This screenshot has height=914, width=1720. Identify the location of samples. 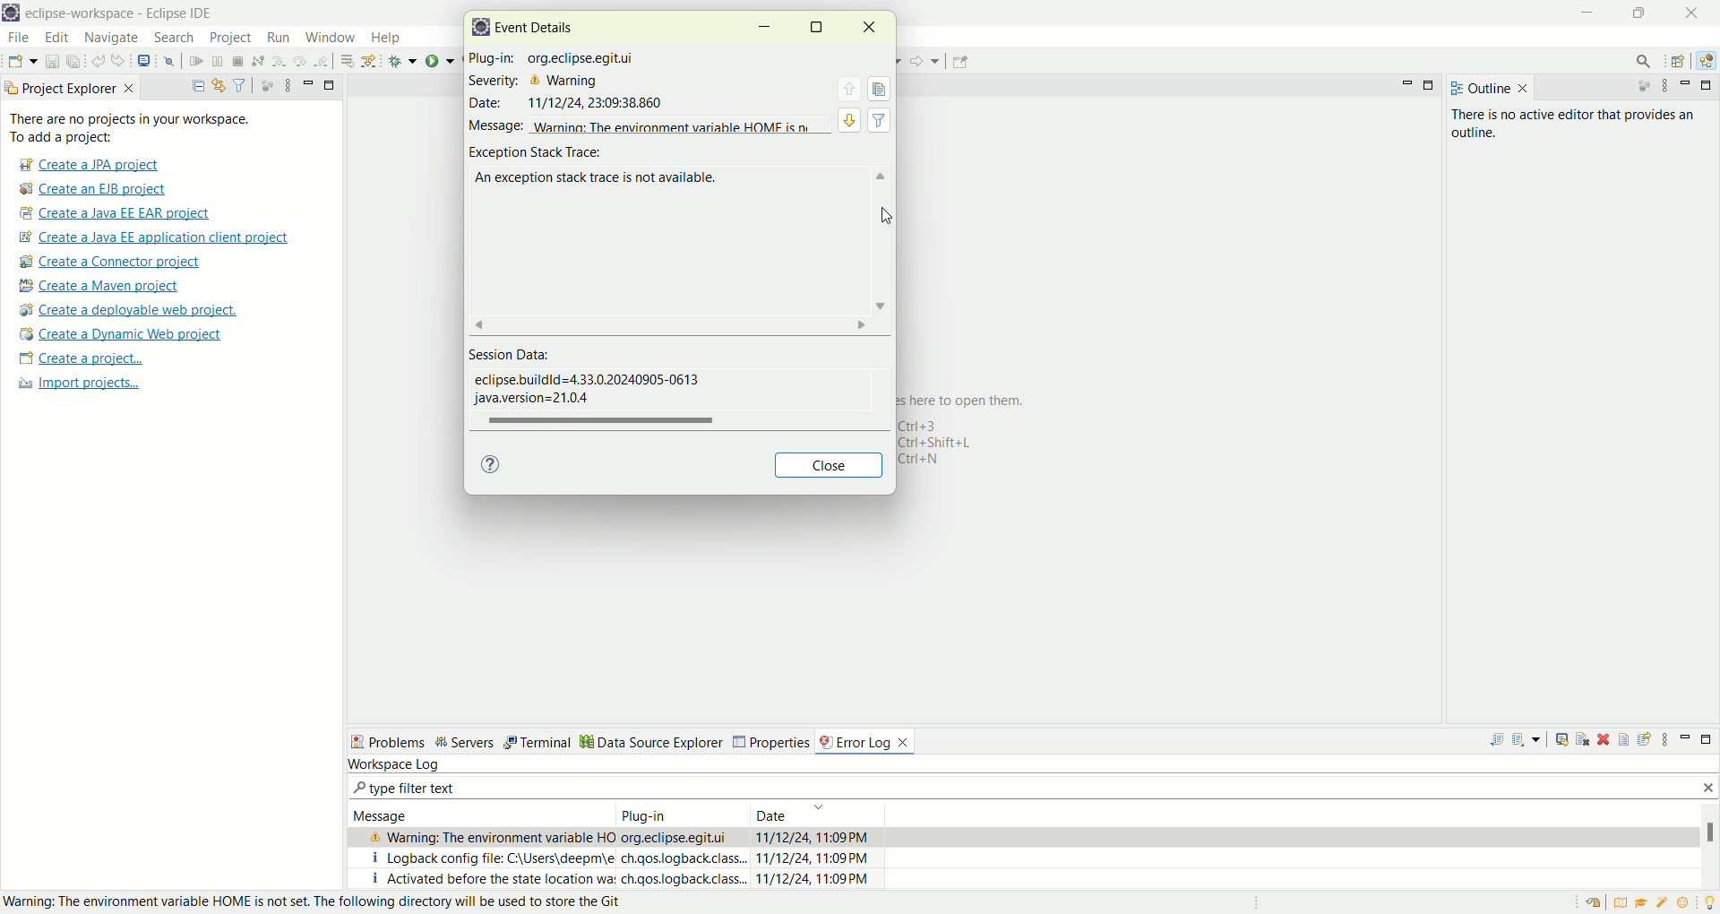
(1662, 904).